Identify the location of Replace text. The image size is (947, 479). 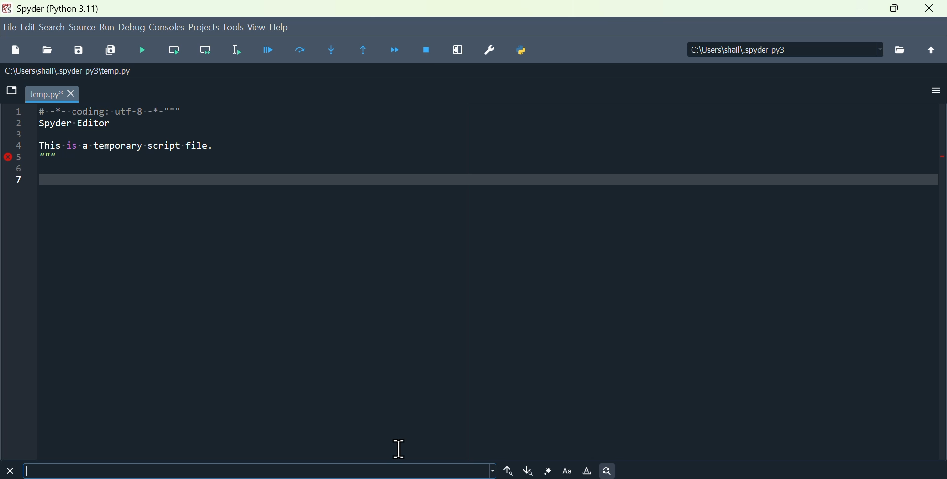
(608, 471).